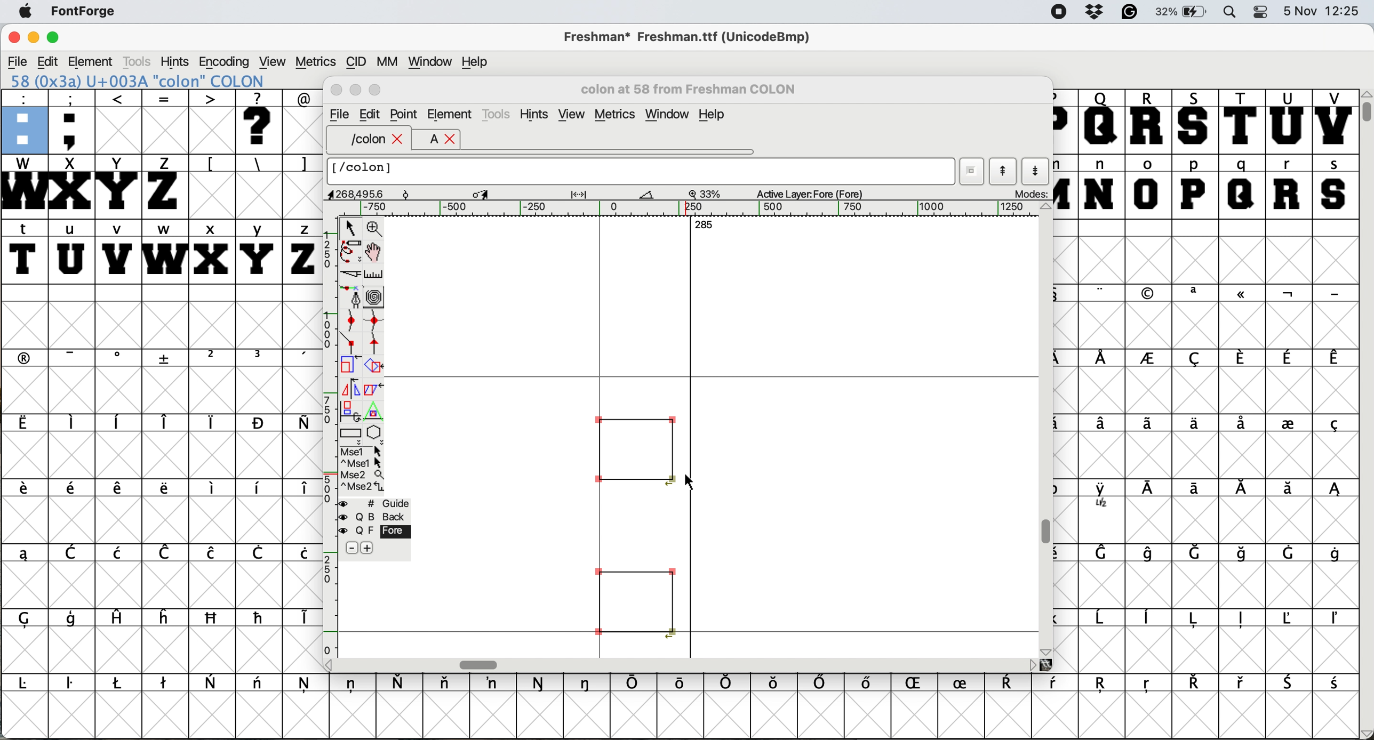 This screenshot has width=1374, height=740. What do you see at coordinates (163, 250) in the screenshot?
I see `w` at bounding box center [163, 250].